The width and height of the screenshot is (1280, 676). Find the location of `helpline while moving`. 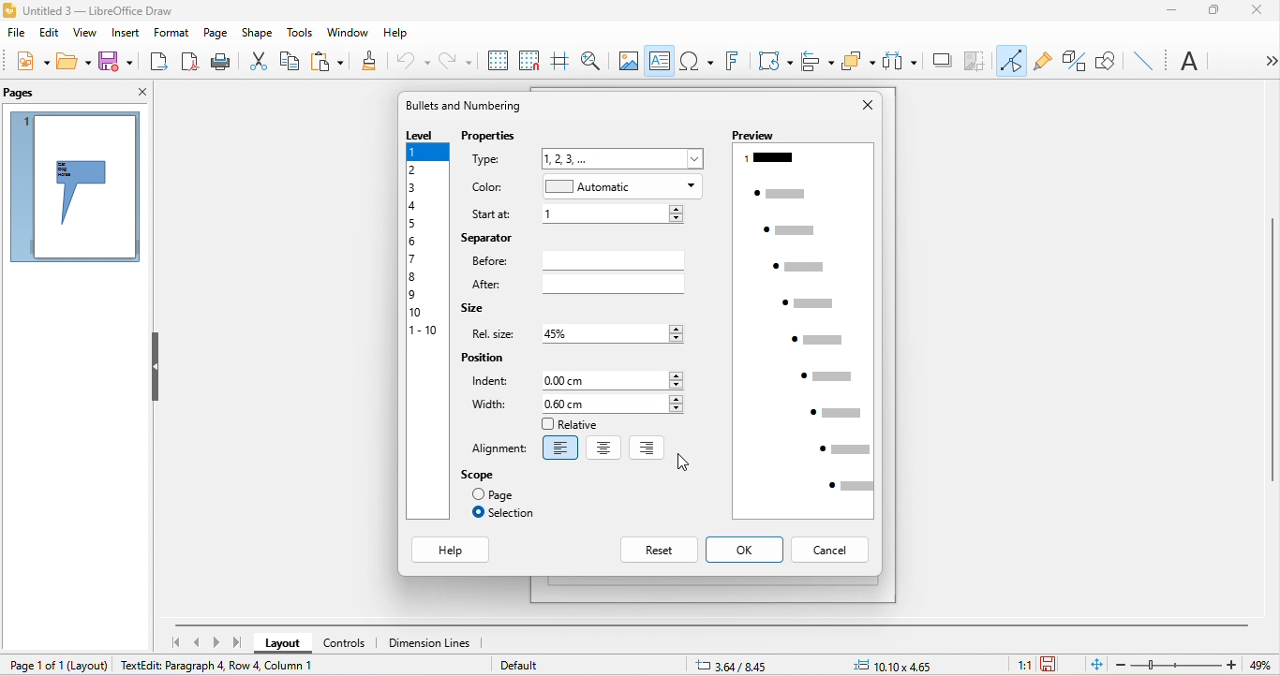

helpline while moving is located at coordinates (560, 63).